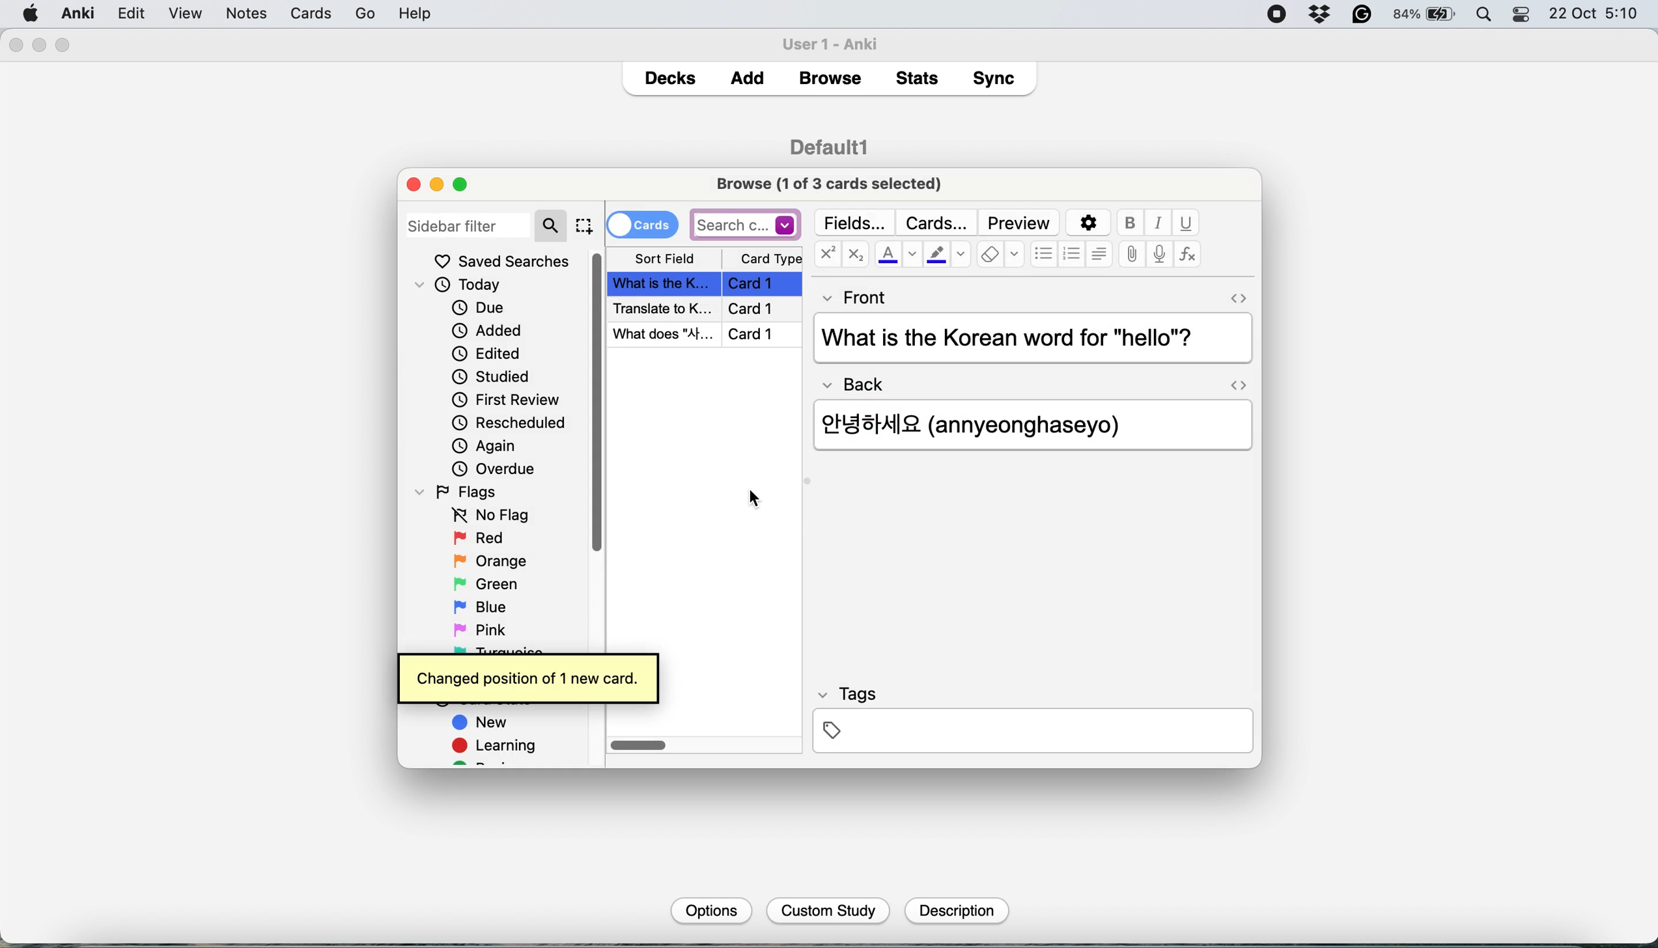  I want to click on function, so click(1188, 255).